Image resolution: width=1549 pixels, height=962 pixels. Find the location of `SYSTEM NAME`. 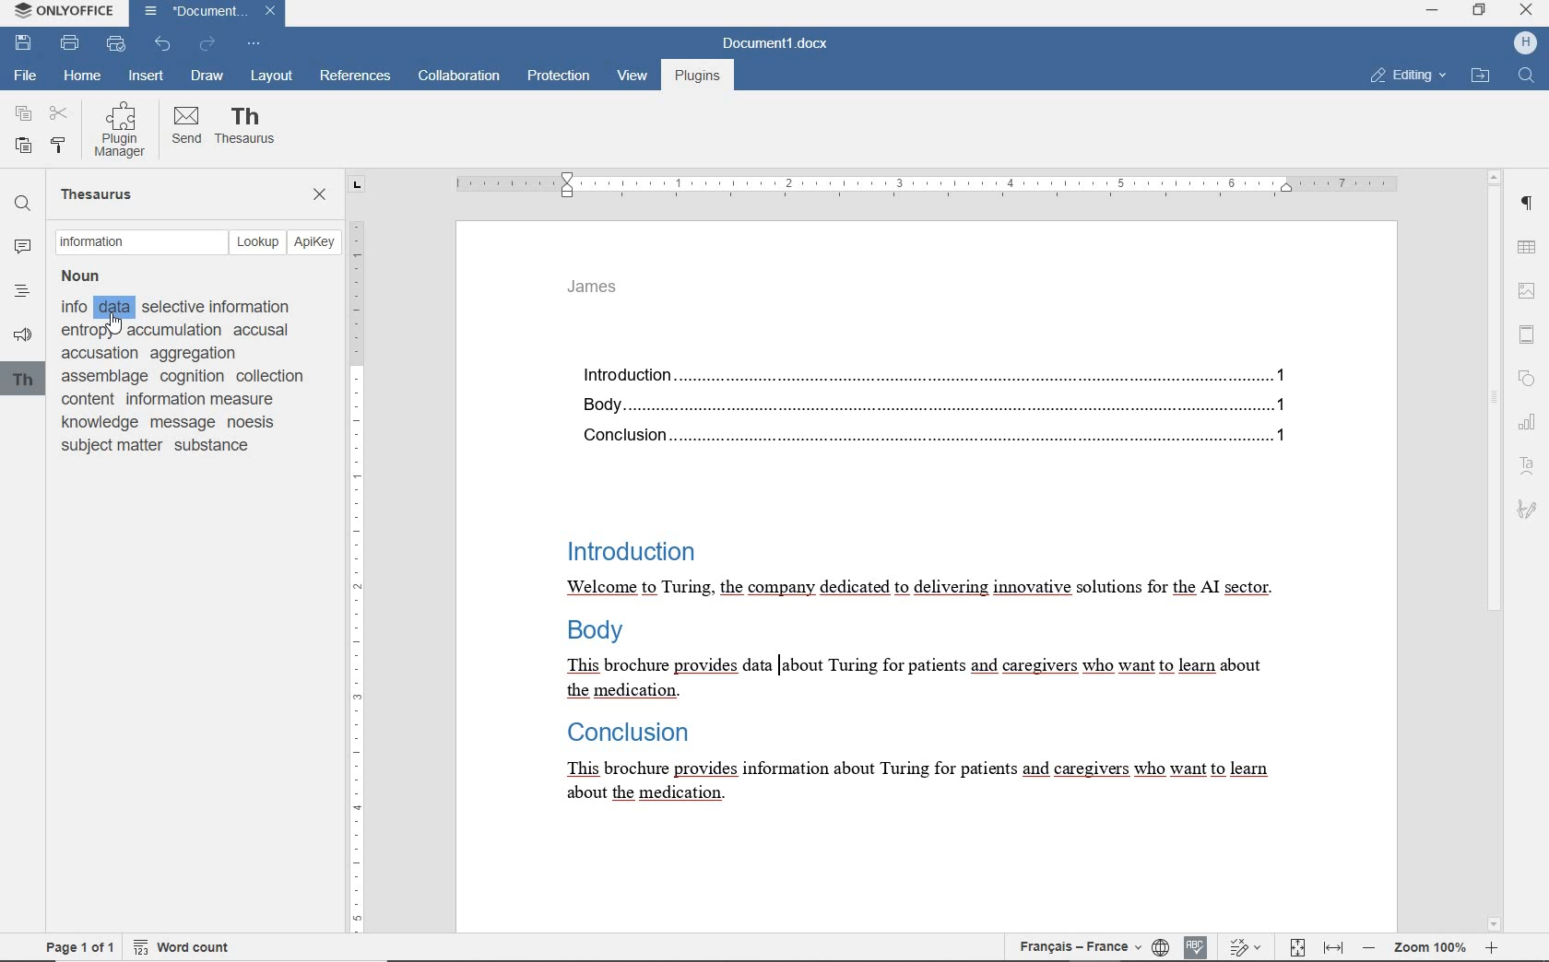

SYSTEM NAME is located at coordinates (61, 11).